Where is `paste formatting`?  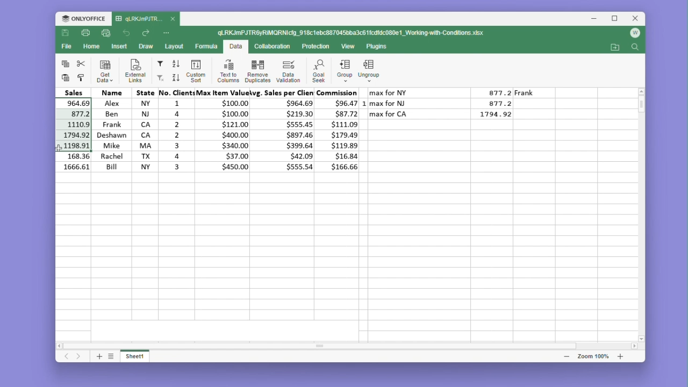 paste formatting is located at coordinates (81, 78).